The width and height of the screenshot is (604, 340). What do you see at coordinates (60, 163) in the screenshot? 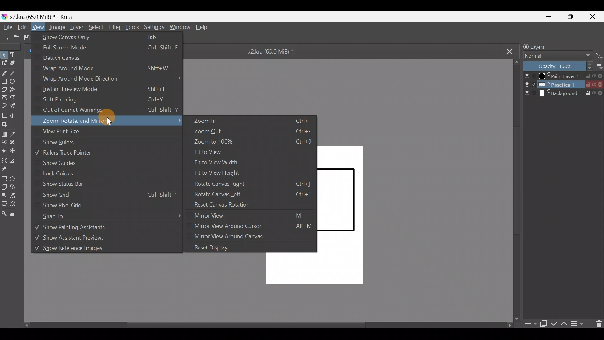
I see `Show guides` at bounding box center [60, 163].